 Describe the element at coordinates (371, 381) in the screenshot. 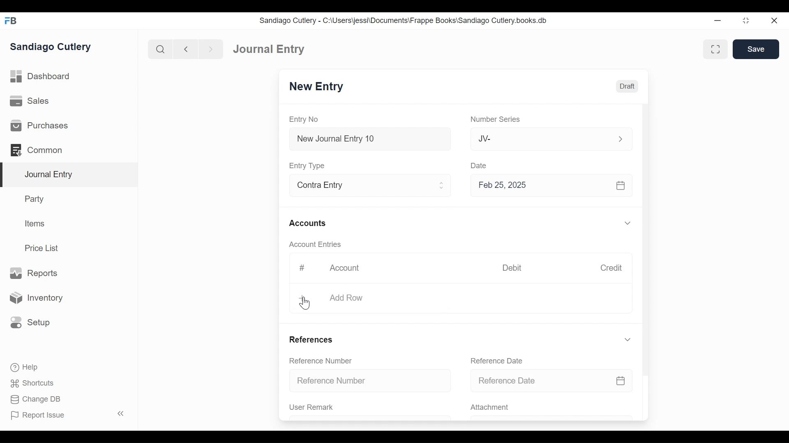

I see `Reference Number` at that location.